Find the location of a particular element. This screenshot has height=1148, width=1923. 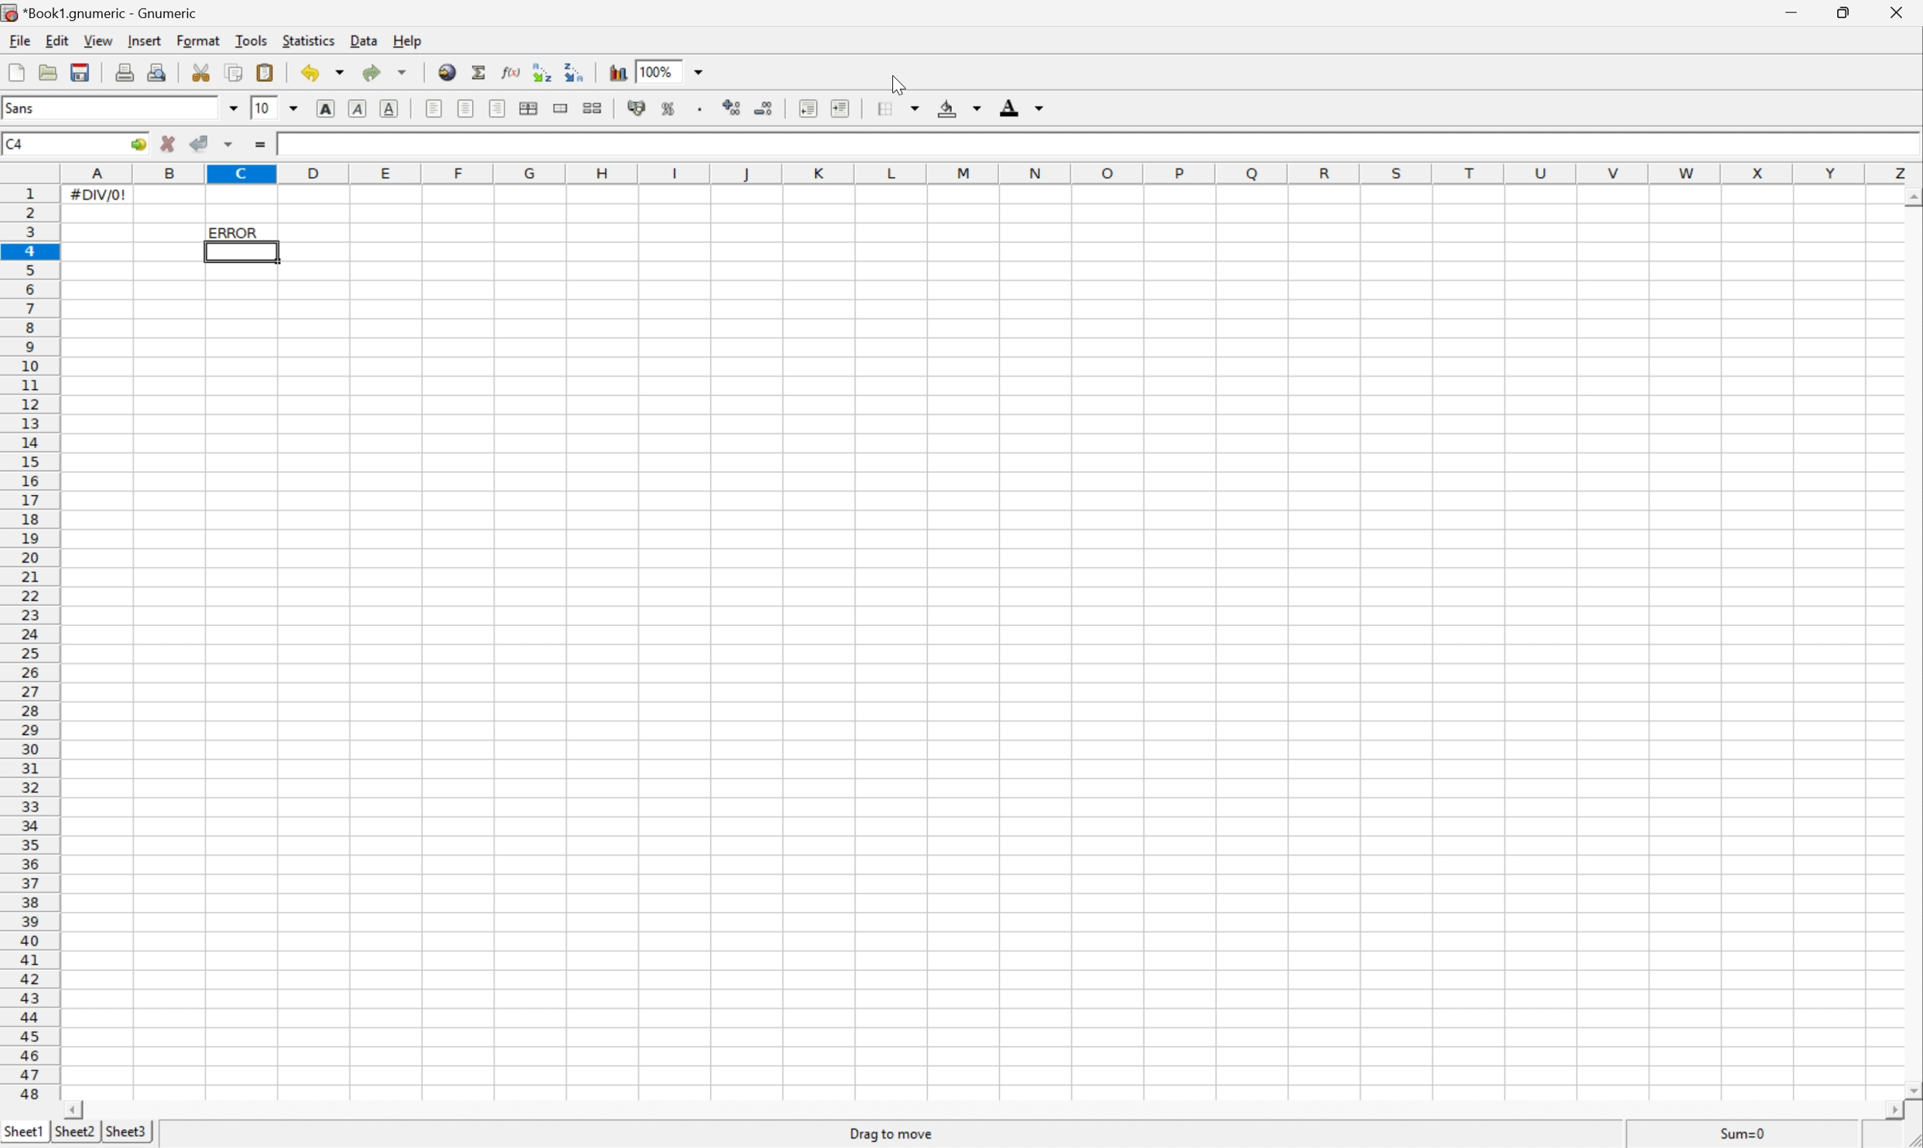

accept change is located at coordinates (200, 142).